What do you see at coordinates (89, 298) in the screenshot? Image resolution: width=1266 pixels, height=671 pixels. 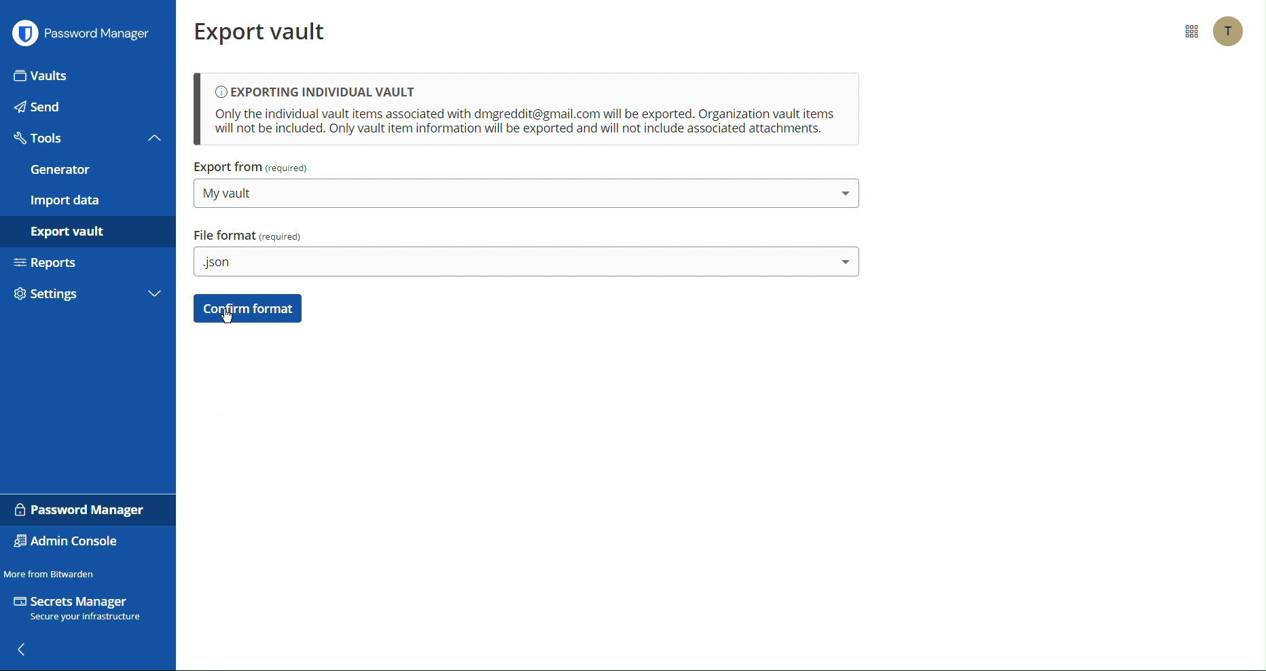 I see `Settings` at bounding box center [89, 298].